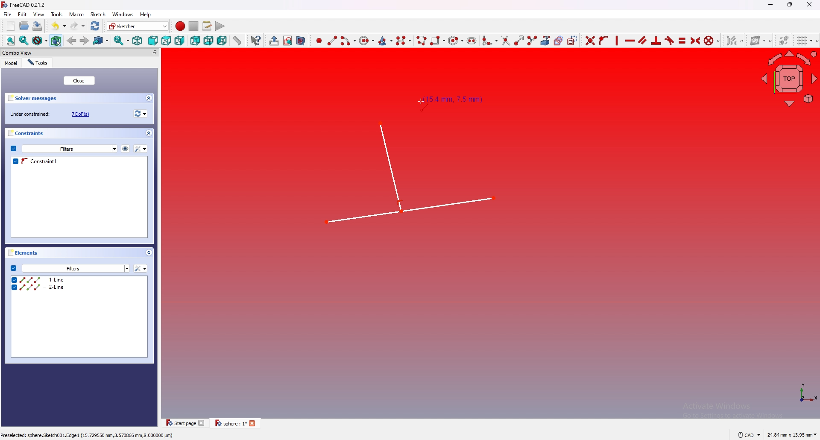  Describe the element at coordinates (77, 15) in the screenshot. I see `Marco` at that location.